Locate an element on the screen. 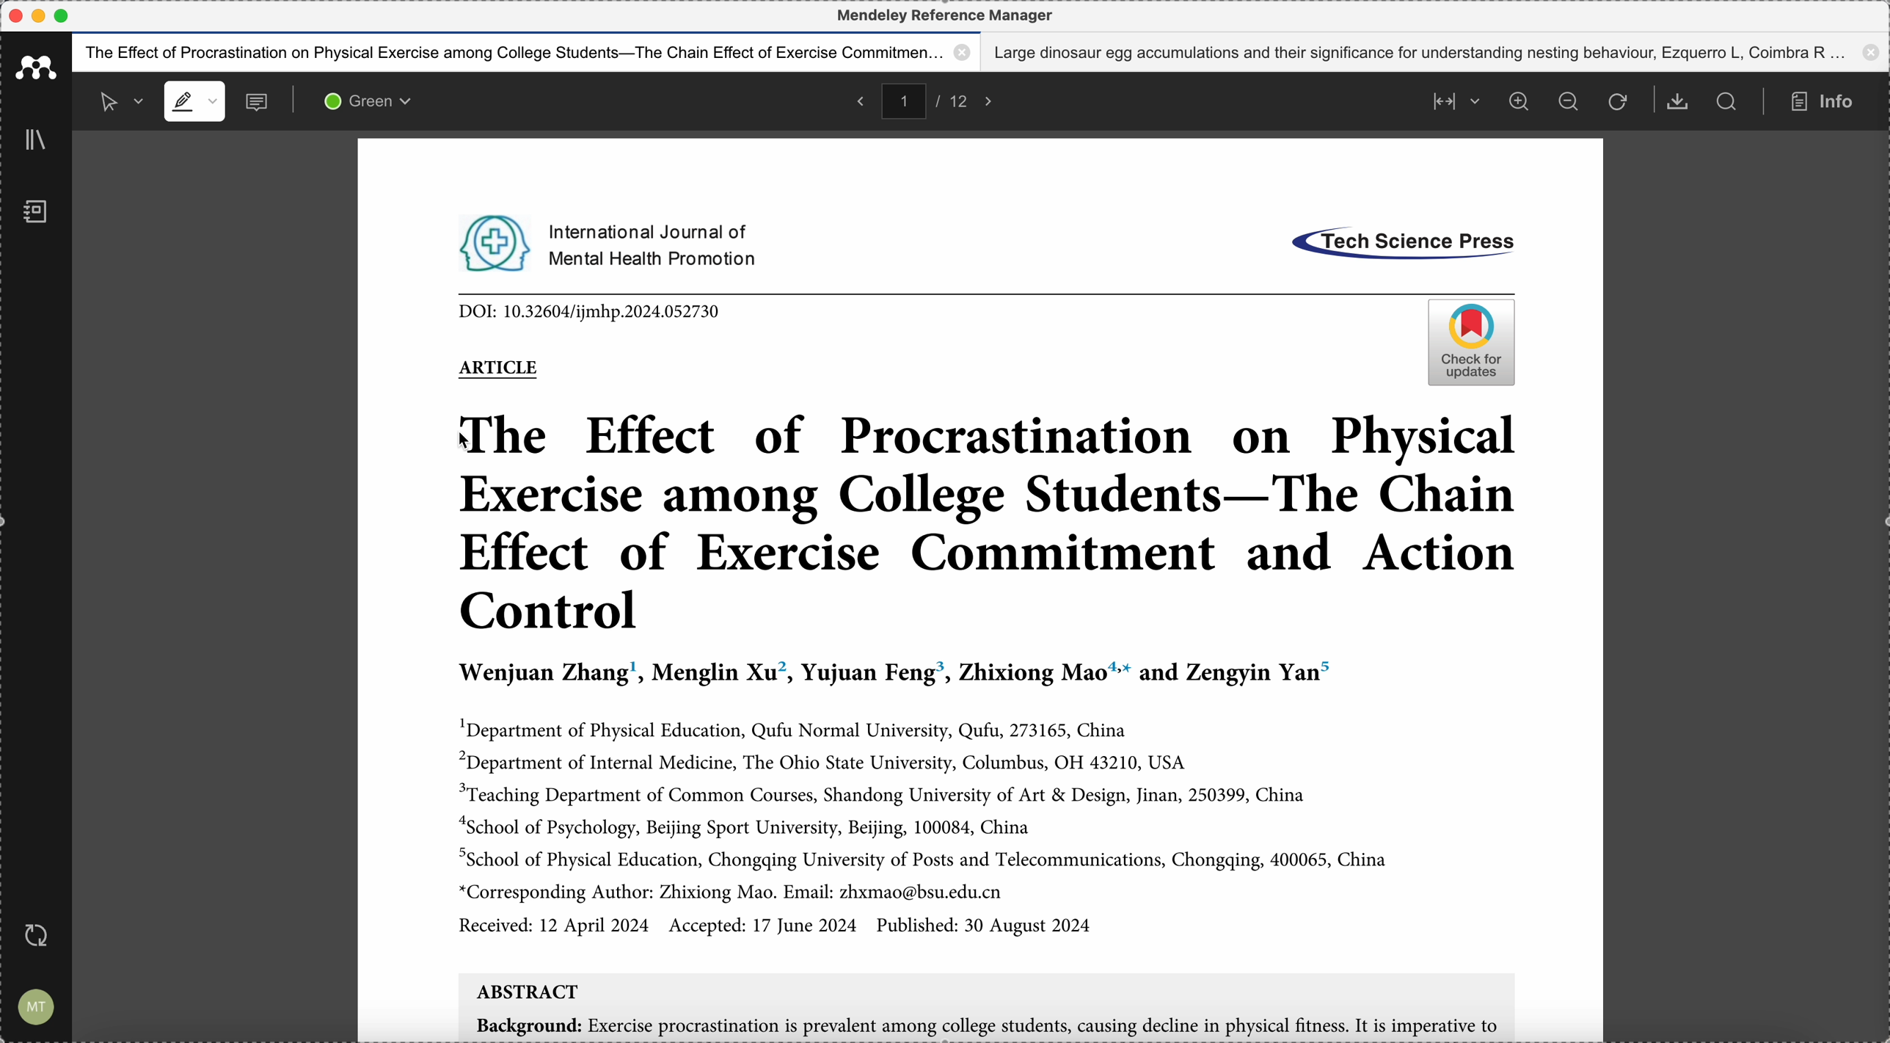  foward is located at coordinates (993, 100).